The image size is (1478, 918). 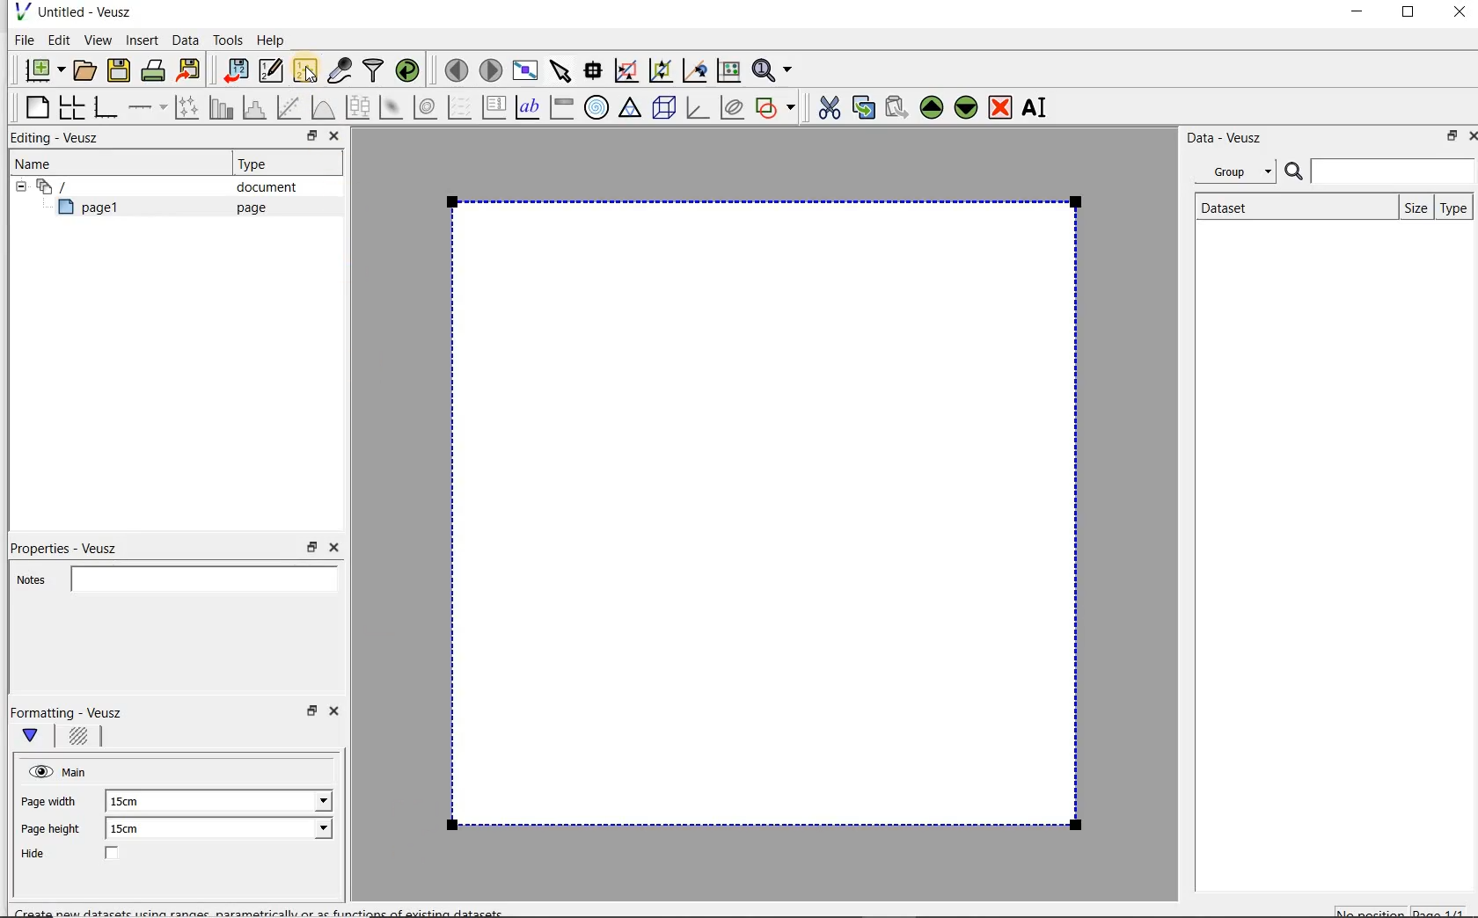 What do you see at coordinates (87, 69) in the screenshot?
I see `open a document` at bounding box center [87, 69].